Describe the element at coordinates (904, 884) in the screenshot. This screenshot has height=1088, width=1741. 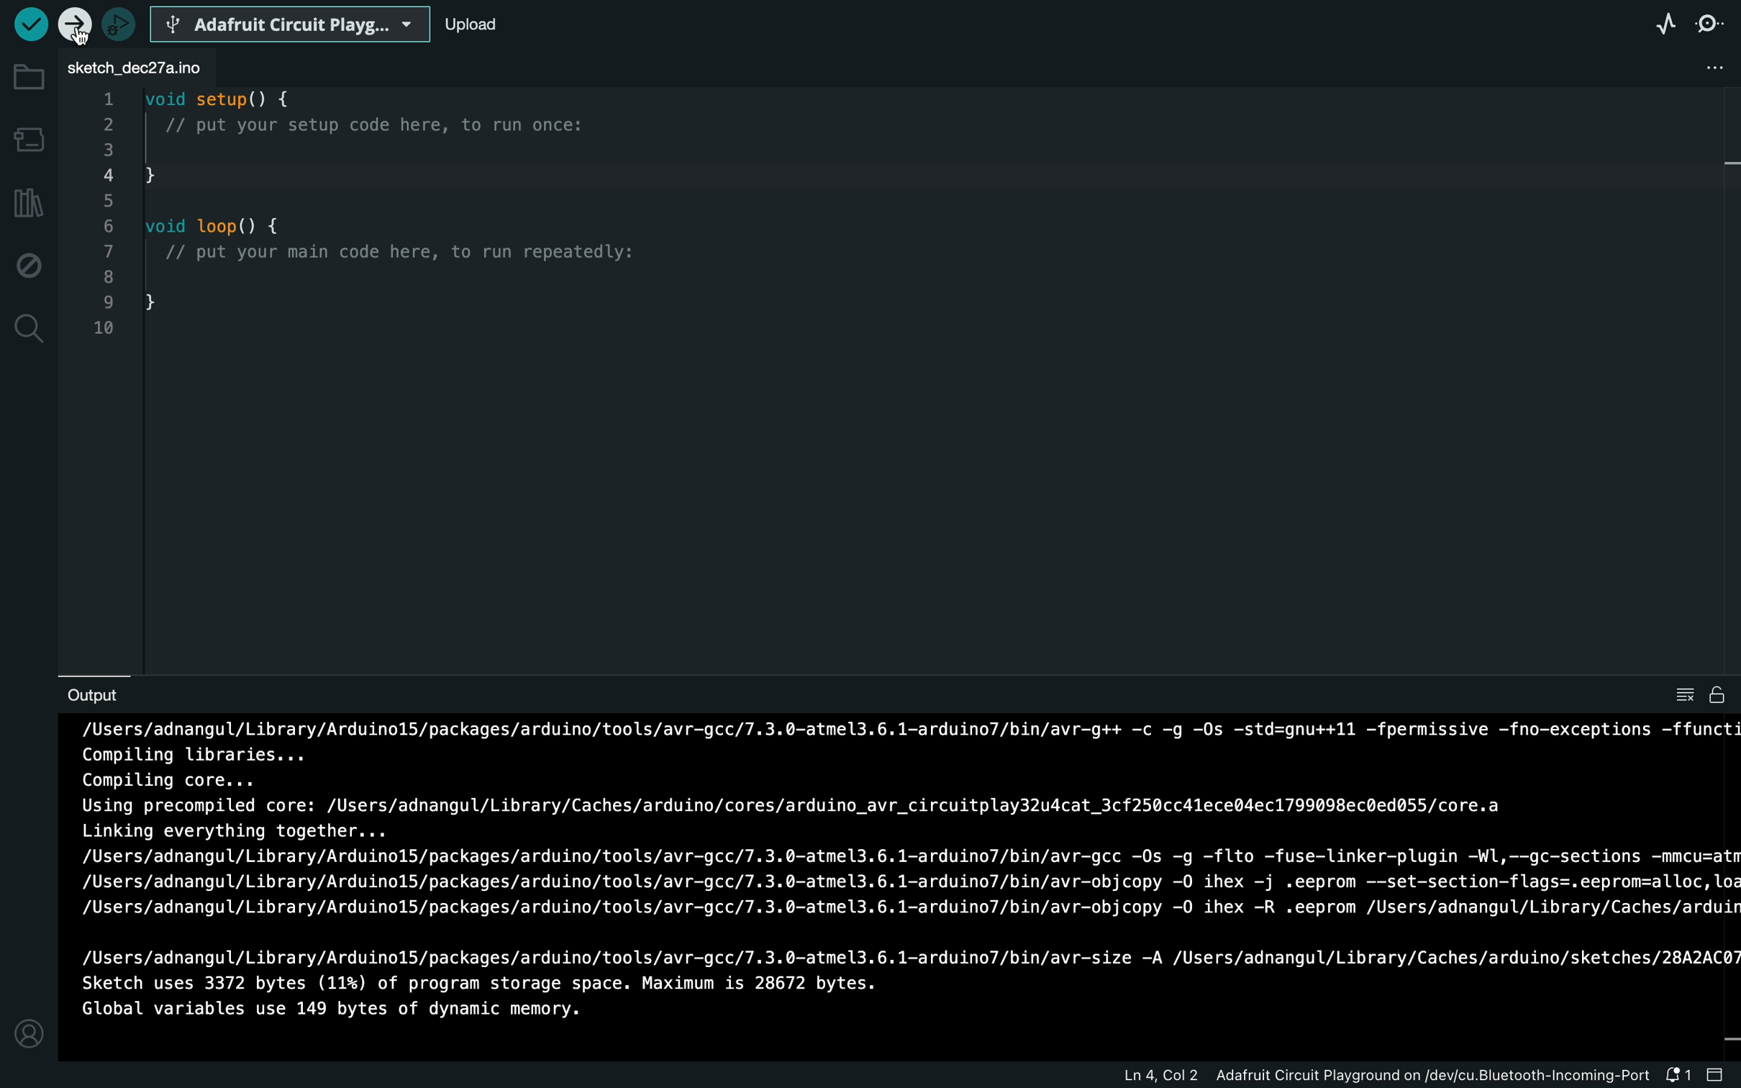
I see `uploading process` at that location.